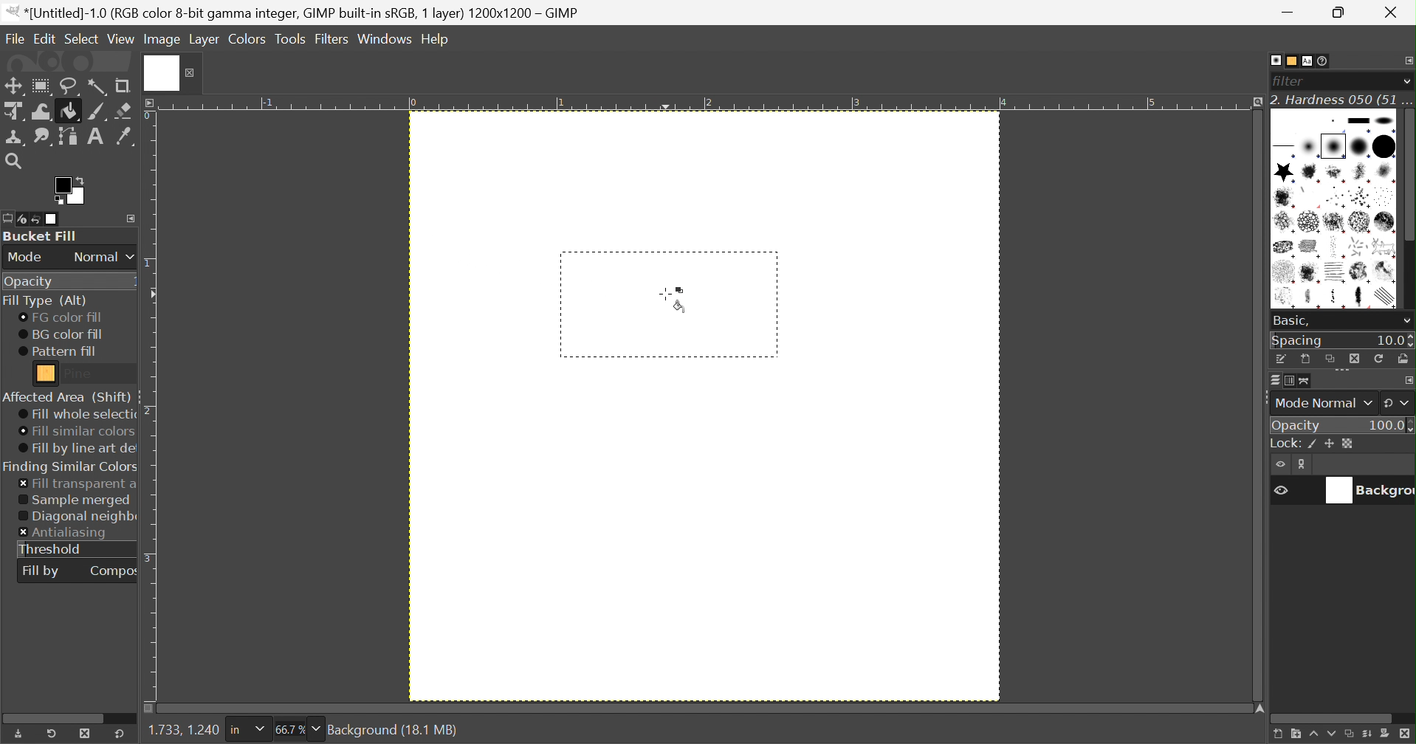 This screenshot has height=744, width=1416. What do you see at coordinates (1313, 736) in the screenshot?
I see `Raise this layer one step in the layer stack` at bounding box center [1313, 736].